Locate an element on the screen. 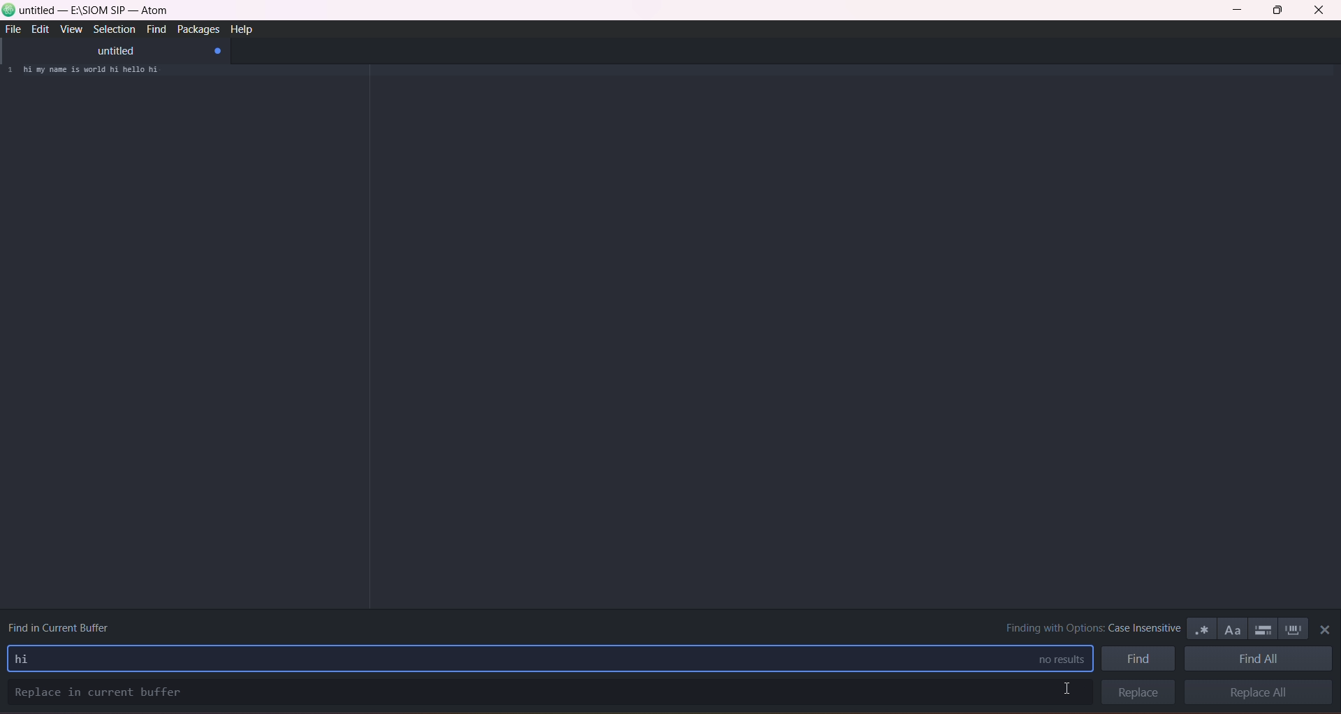 This screenshot has height=714, width=1341. untitled-e:\siom sp-atom is located at coordinates (96, 11).